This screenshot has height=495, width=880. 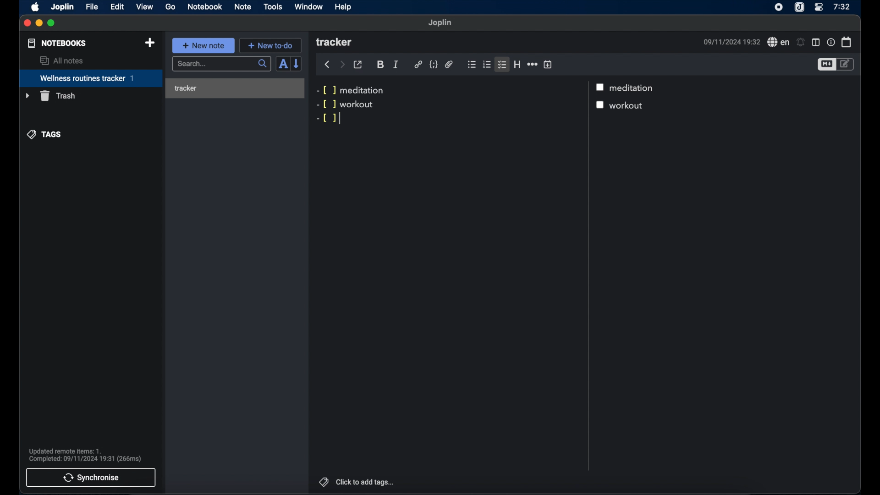 I want to click on maximize, so click(x=52, y=23).